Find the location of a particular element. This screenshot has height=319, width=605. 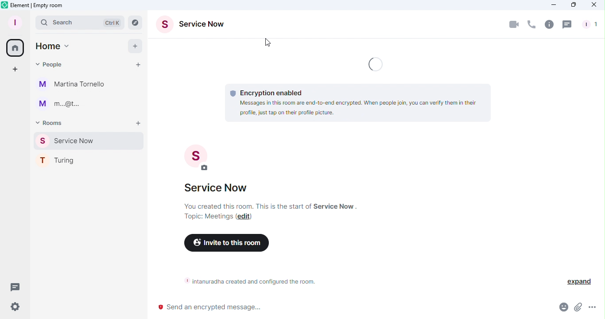

Threads is located at coordinates (568, 24).